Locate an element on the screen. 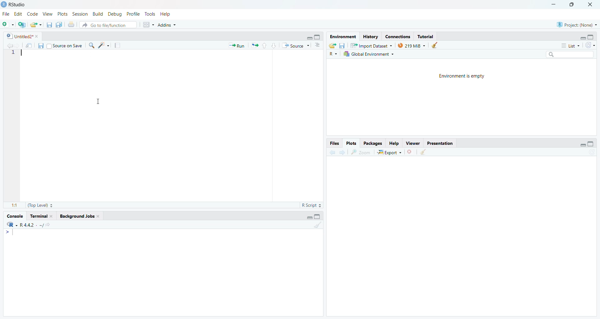  Save is located at coordinates (342, 45).